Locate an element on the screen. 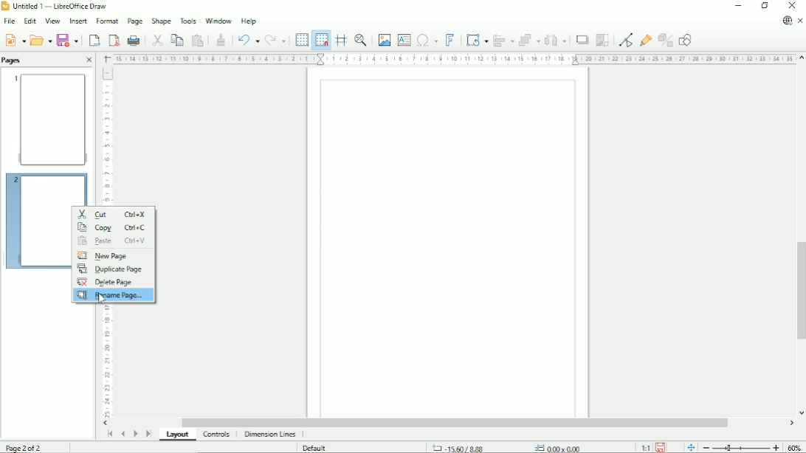 This screenshot has width=806, height=453. Duplicate page is located at coordinates (112, 269).